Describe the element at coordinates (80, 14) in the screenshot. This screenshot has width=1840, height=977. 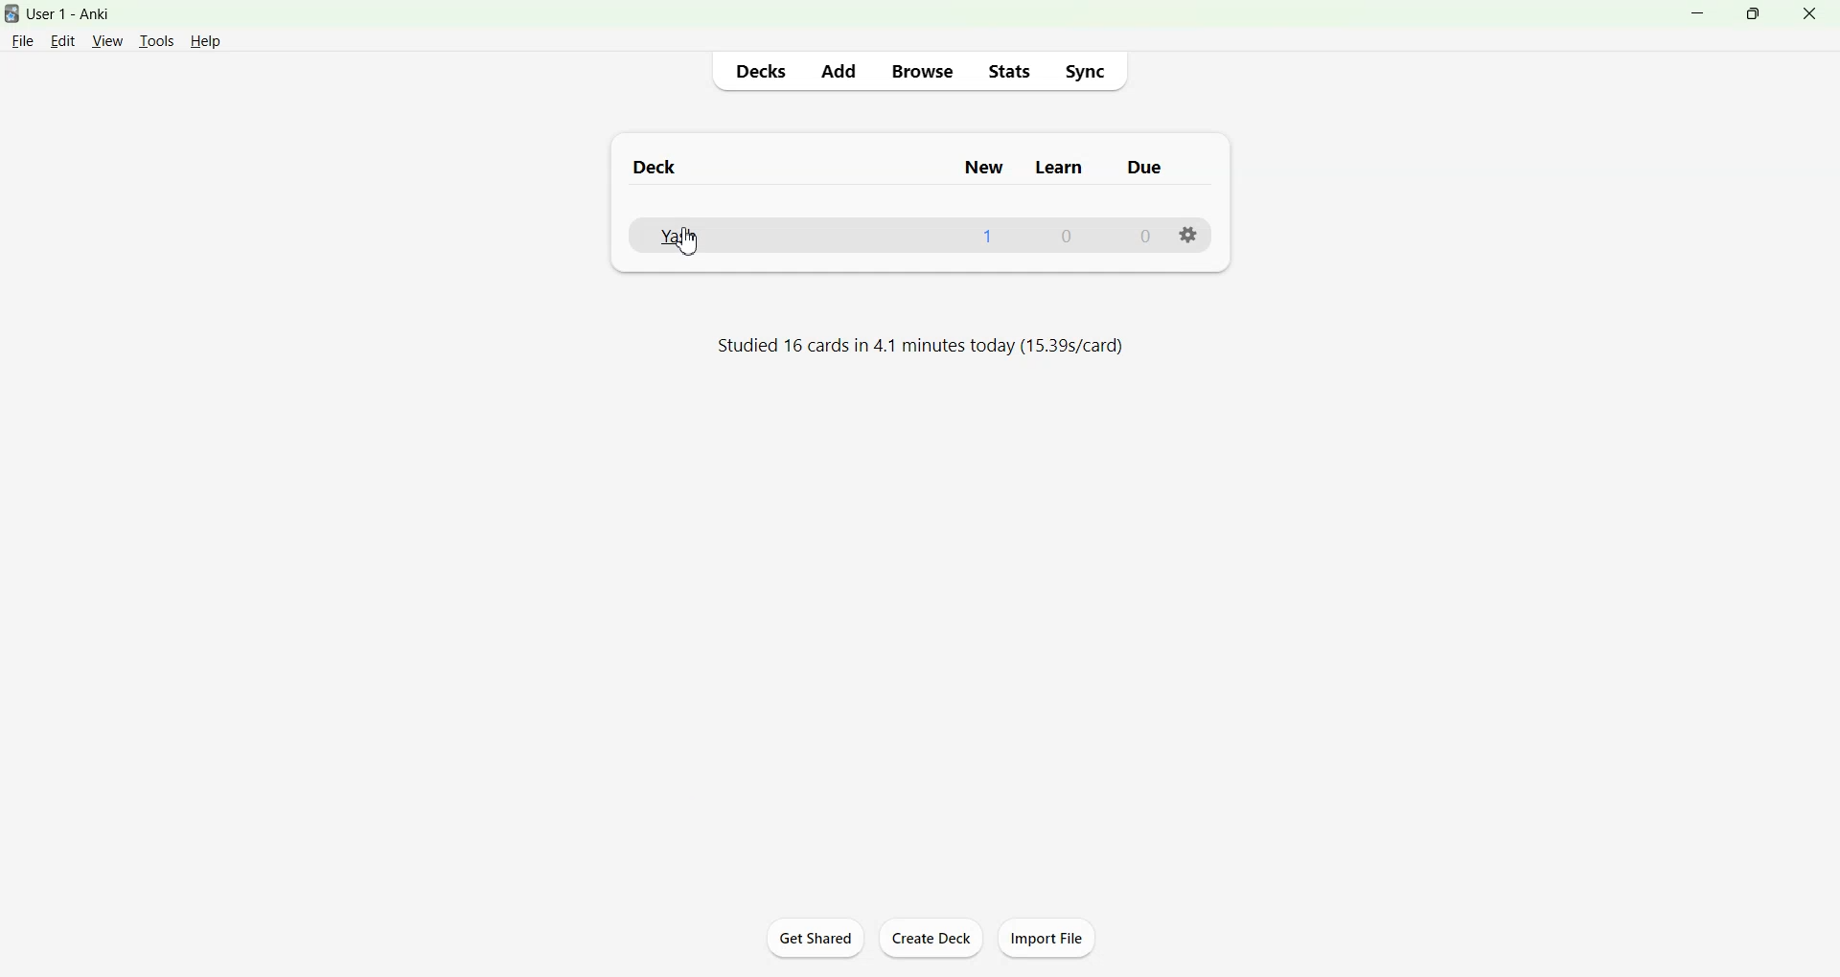
I see `User 1 - Anki` at that location.